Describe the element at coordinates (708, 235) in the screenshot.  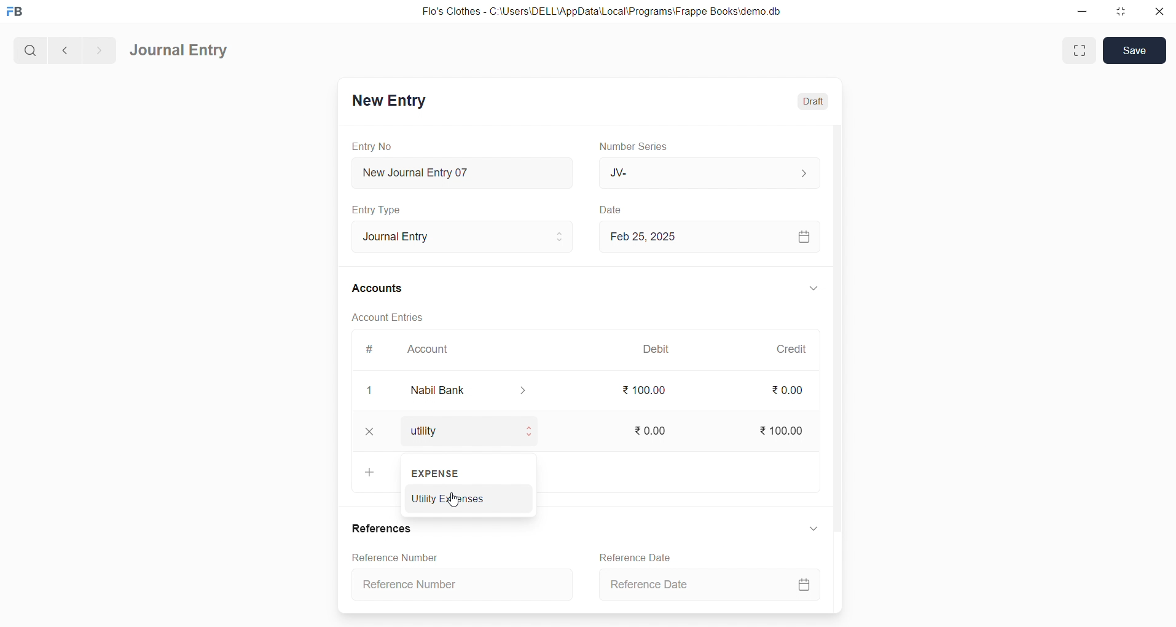
I see `Feb 25, 2025` at that location.